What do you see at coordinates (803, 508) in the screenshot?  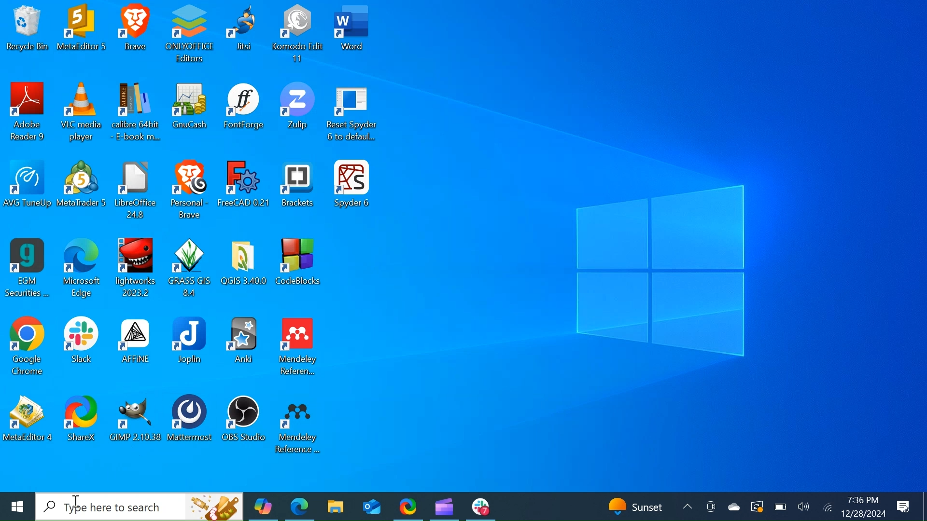 I see `Speaker` at bounding box center [803, 508].